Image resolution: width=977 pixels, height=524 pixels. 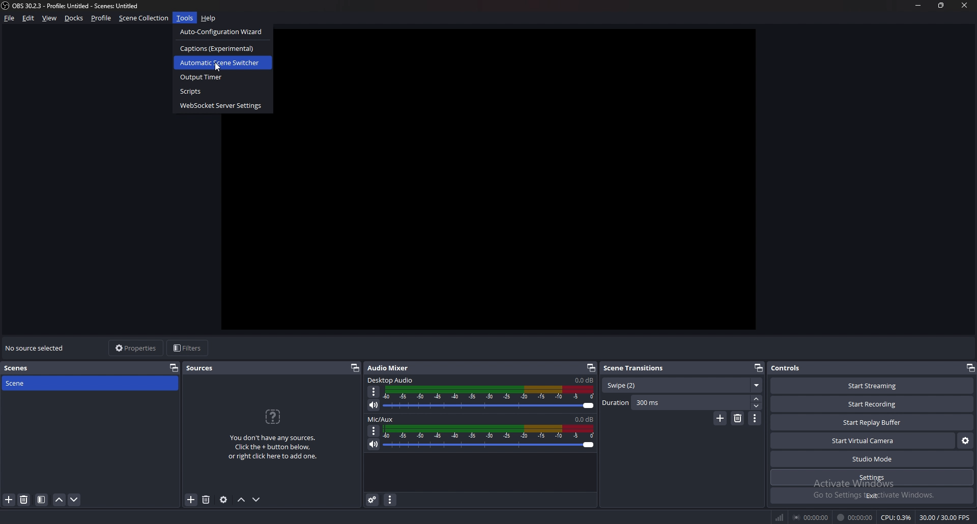 I want to click on scenes, so click(x=25, y=368).